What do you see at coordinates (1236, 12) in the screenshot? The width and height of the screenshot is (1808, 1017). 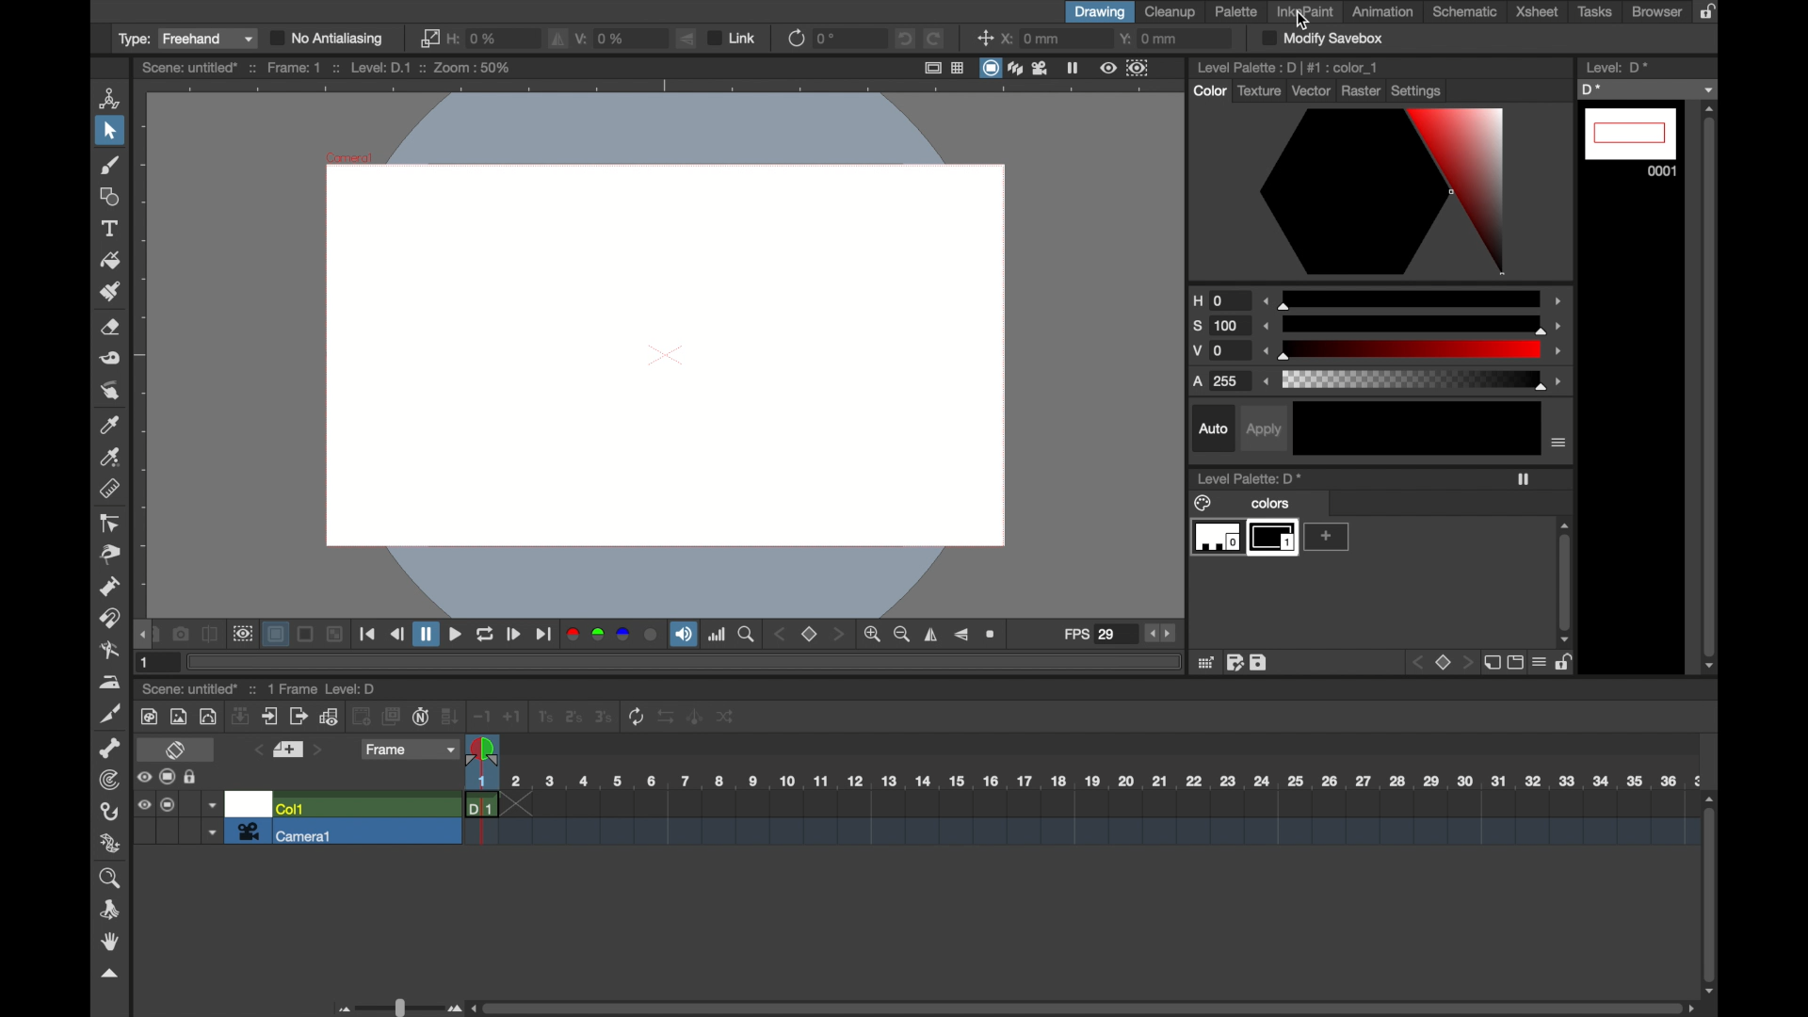 I see `palette` at bounding box center [1236, 12].